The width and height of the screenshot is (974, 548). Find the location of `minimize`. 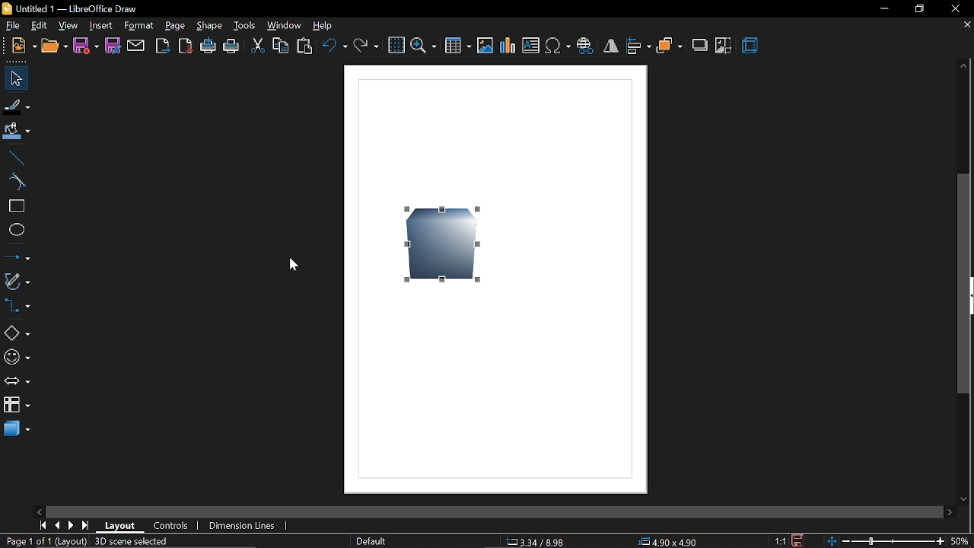

minimize is located at coordinates (884, 10).